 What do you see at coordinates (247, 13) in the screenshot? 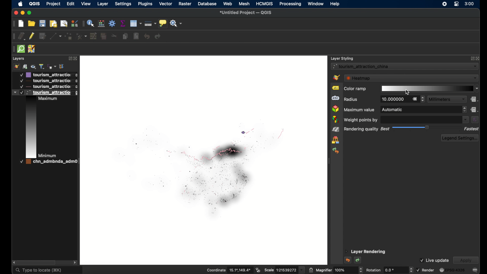
I see `untitled project -QGIS` at bounding box center [247, 13].